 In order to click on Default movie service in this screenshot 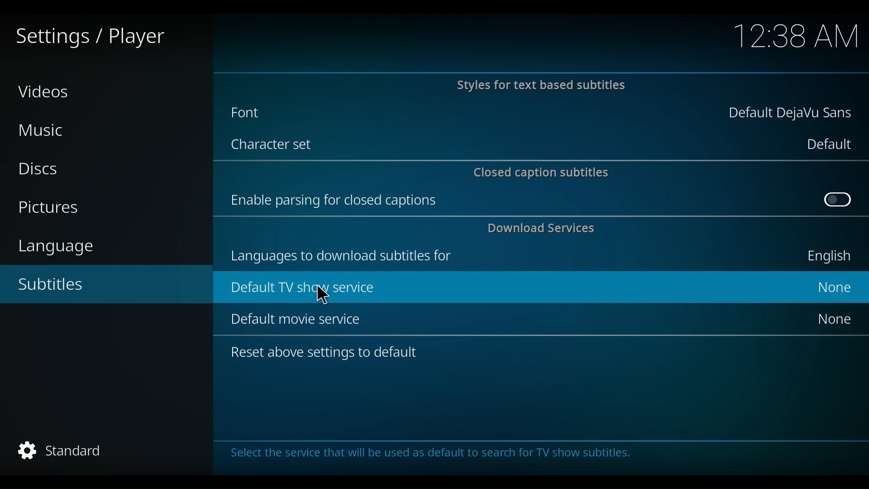, I will do `click(300, 319)`.